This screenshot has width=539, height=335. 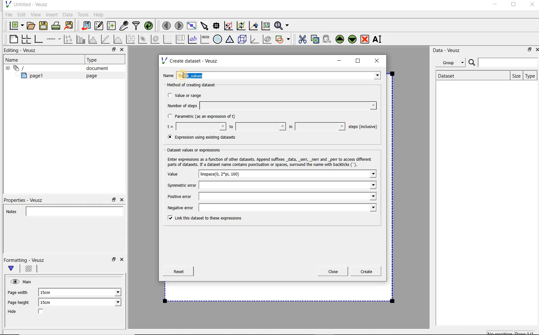 What do you see at coordinates (57, 25) in the screenshot?
I see `print the document` at bounding box center [57, 25].